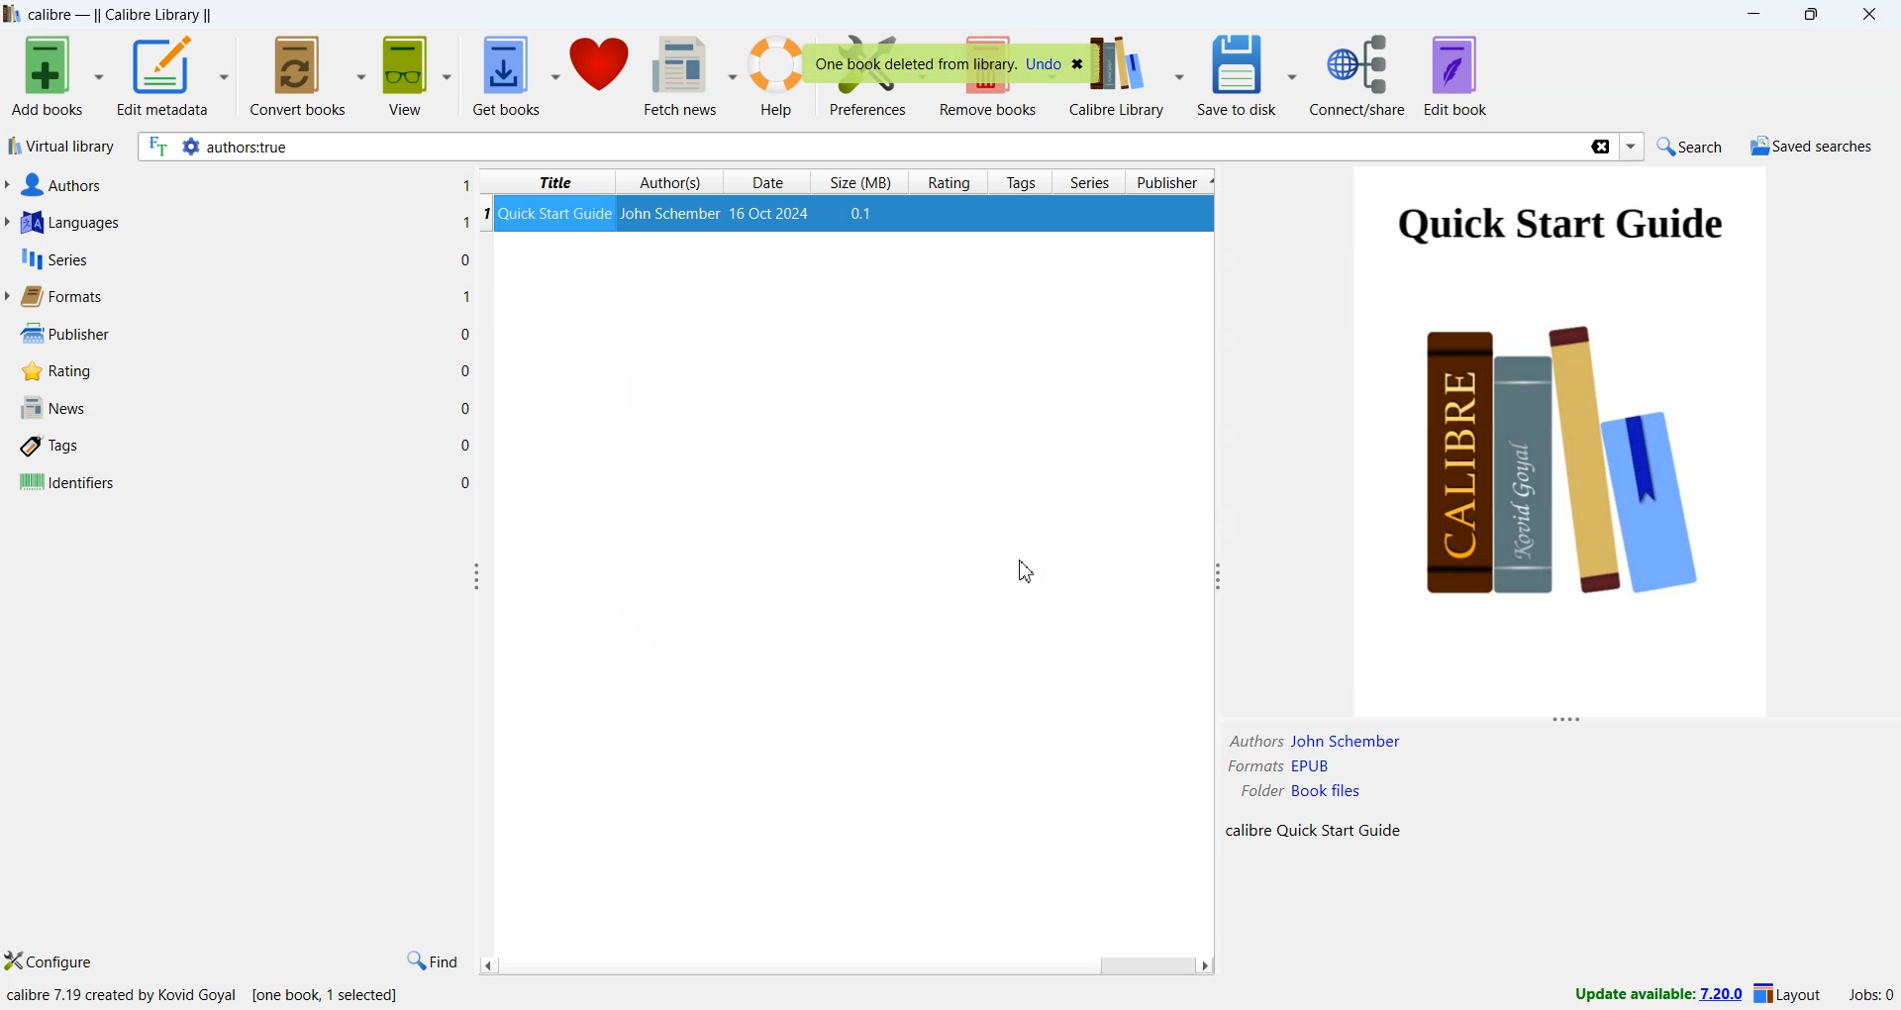  What do you see at coordinates (60, 149) in the screenshot?
I see `virtual library` at bounding box center [60, 149].